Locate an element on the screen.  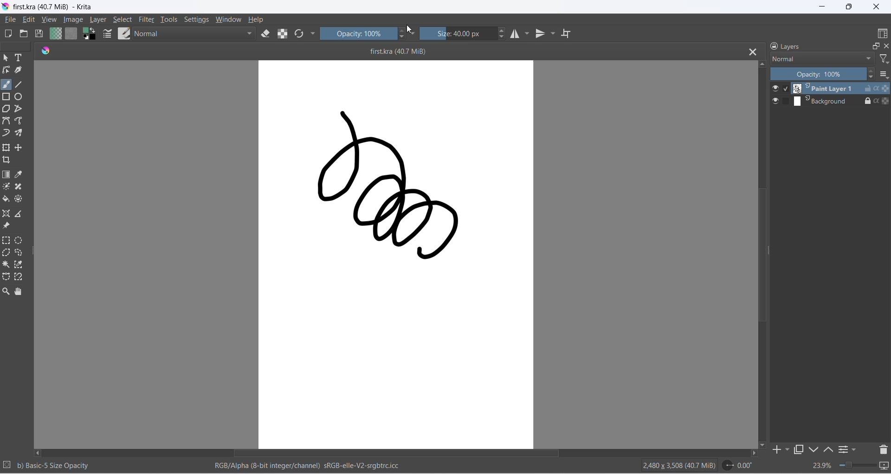
dynamic brush tool is located at coordinates (6, 133).